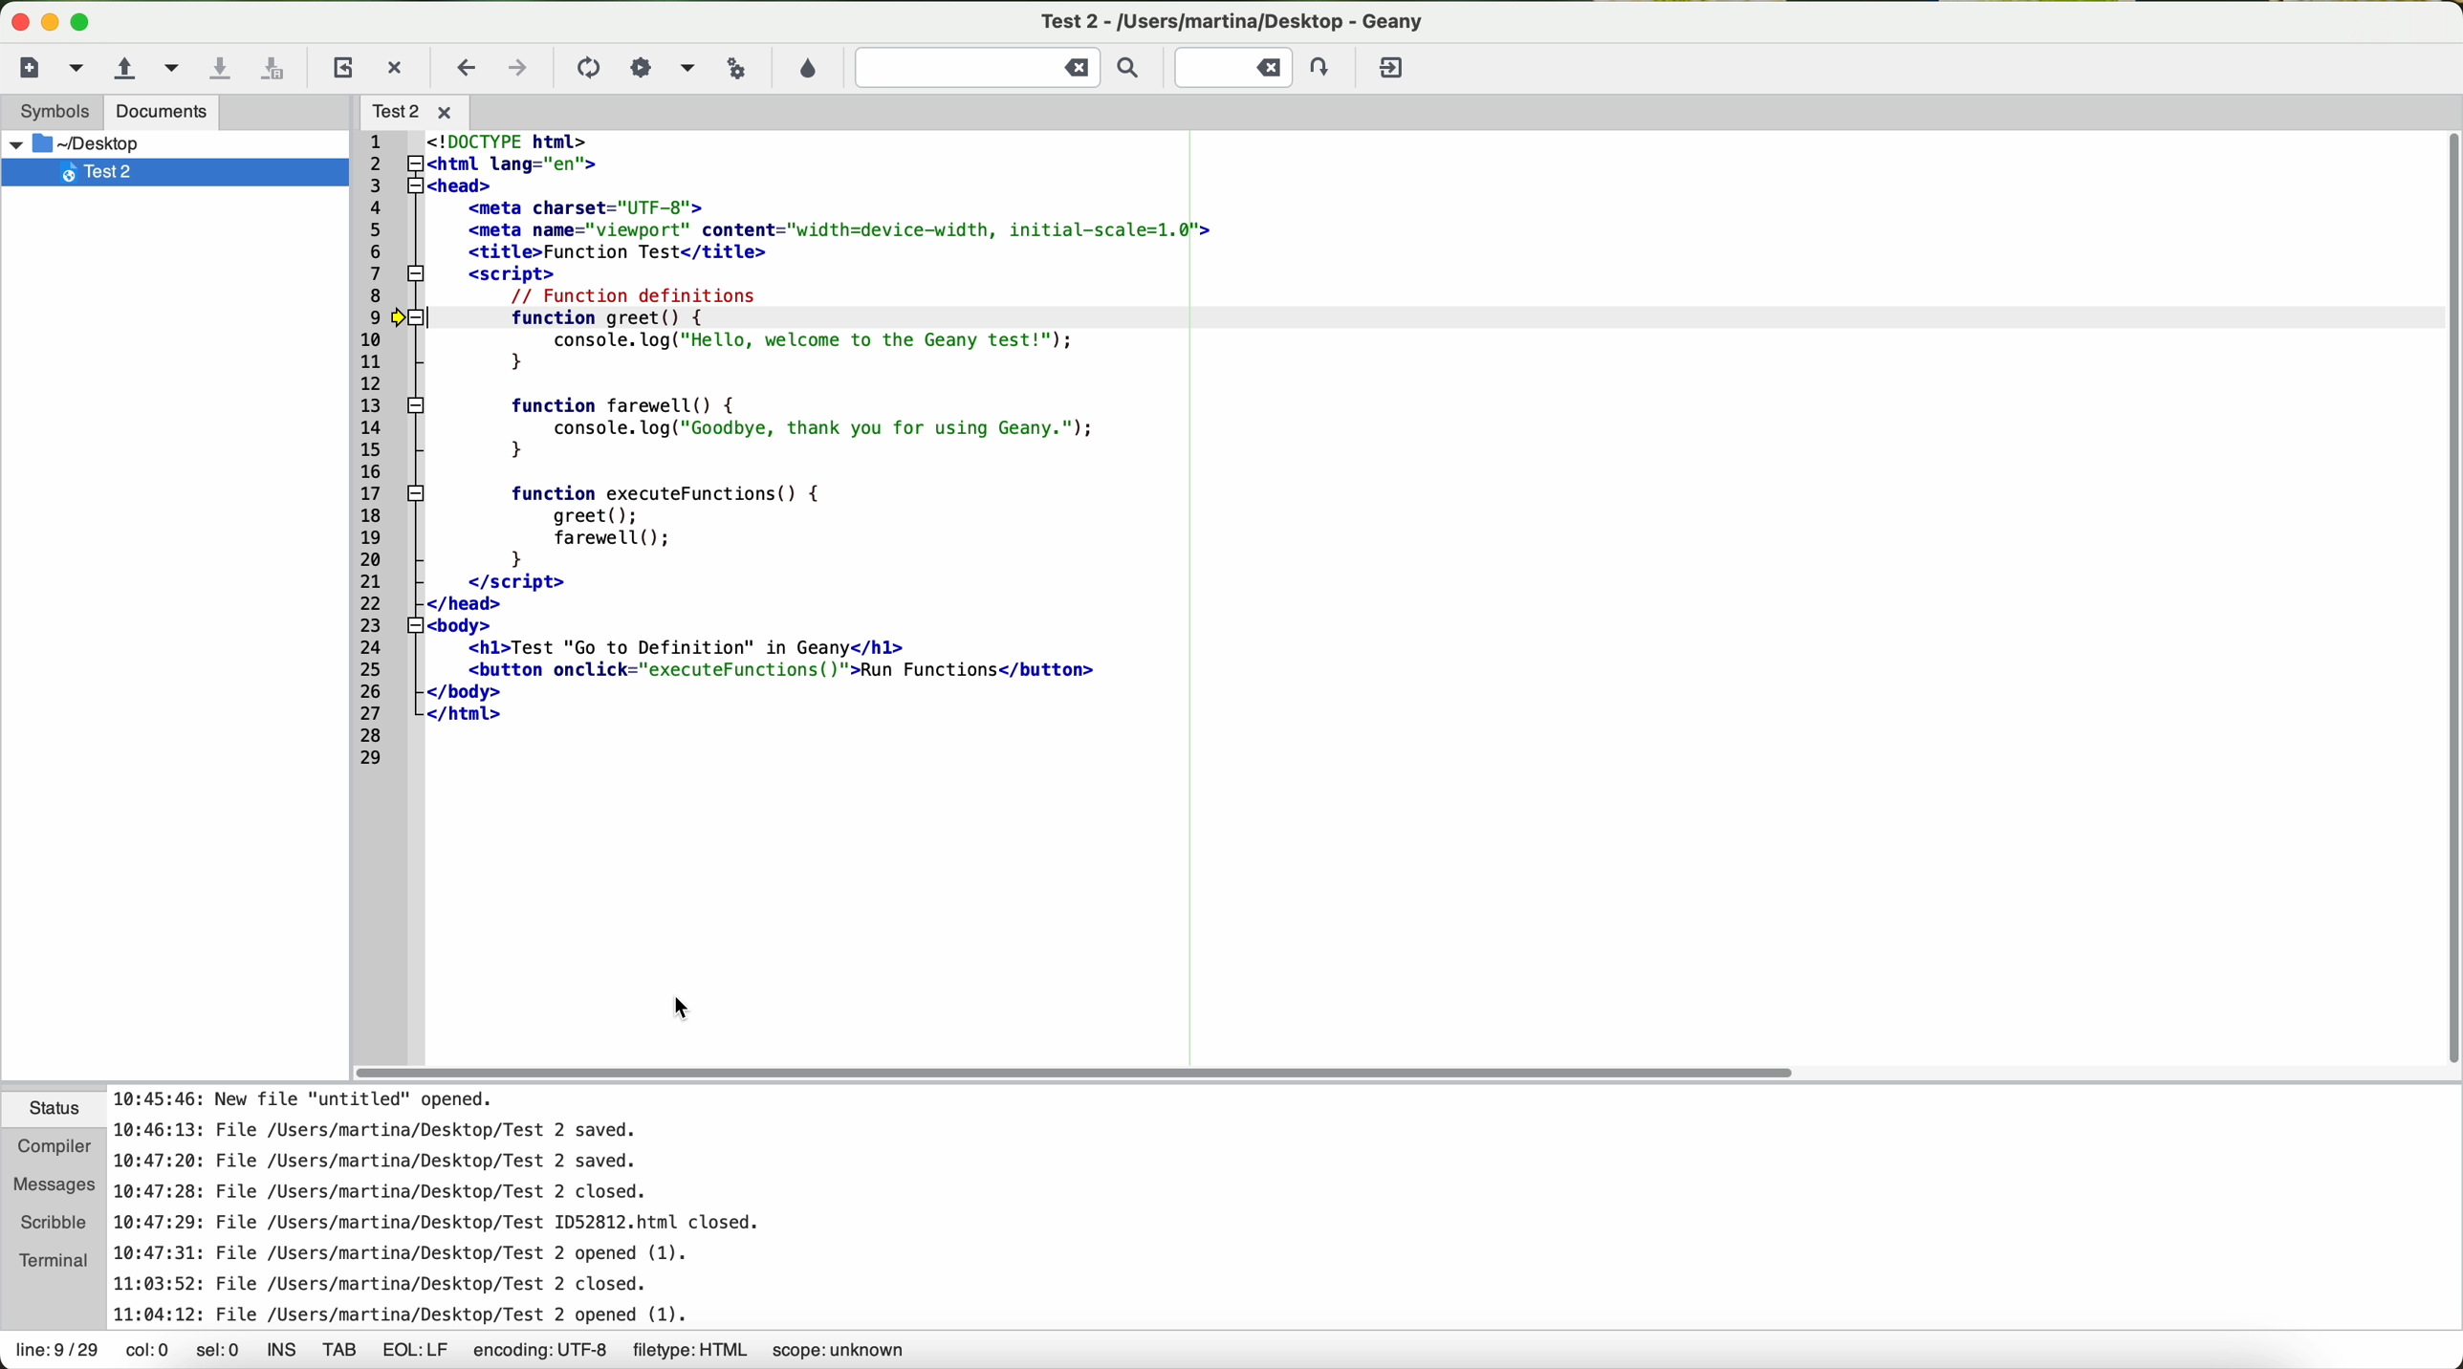 Image resolution: width=2463 pixels, height=1369 pixels. What do you see at coordinates (813, 318) in the screenshot?
I see `function greet() {` at bounding box center [813, 318].